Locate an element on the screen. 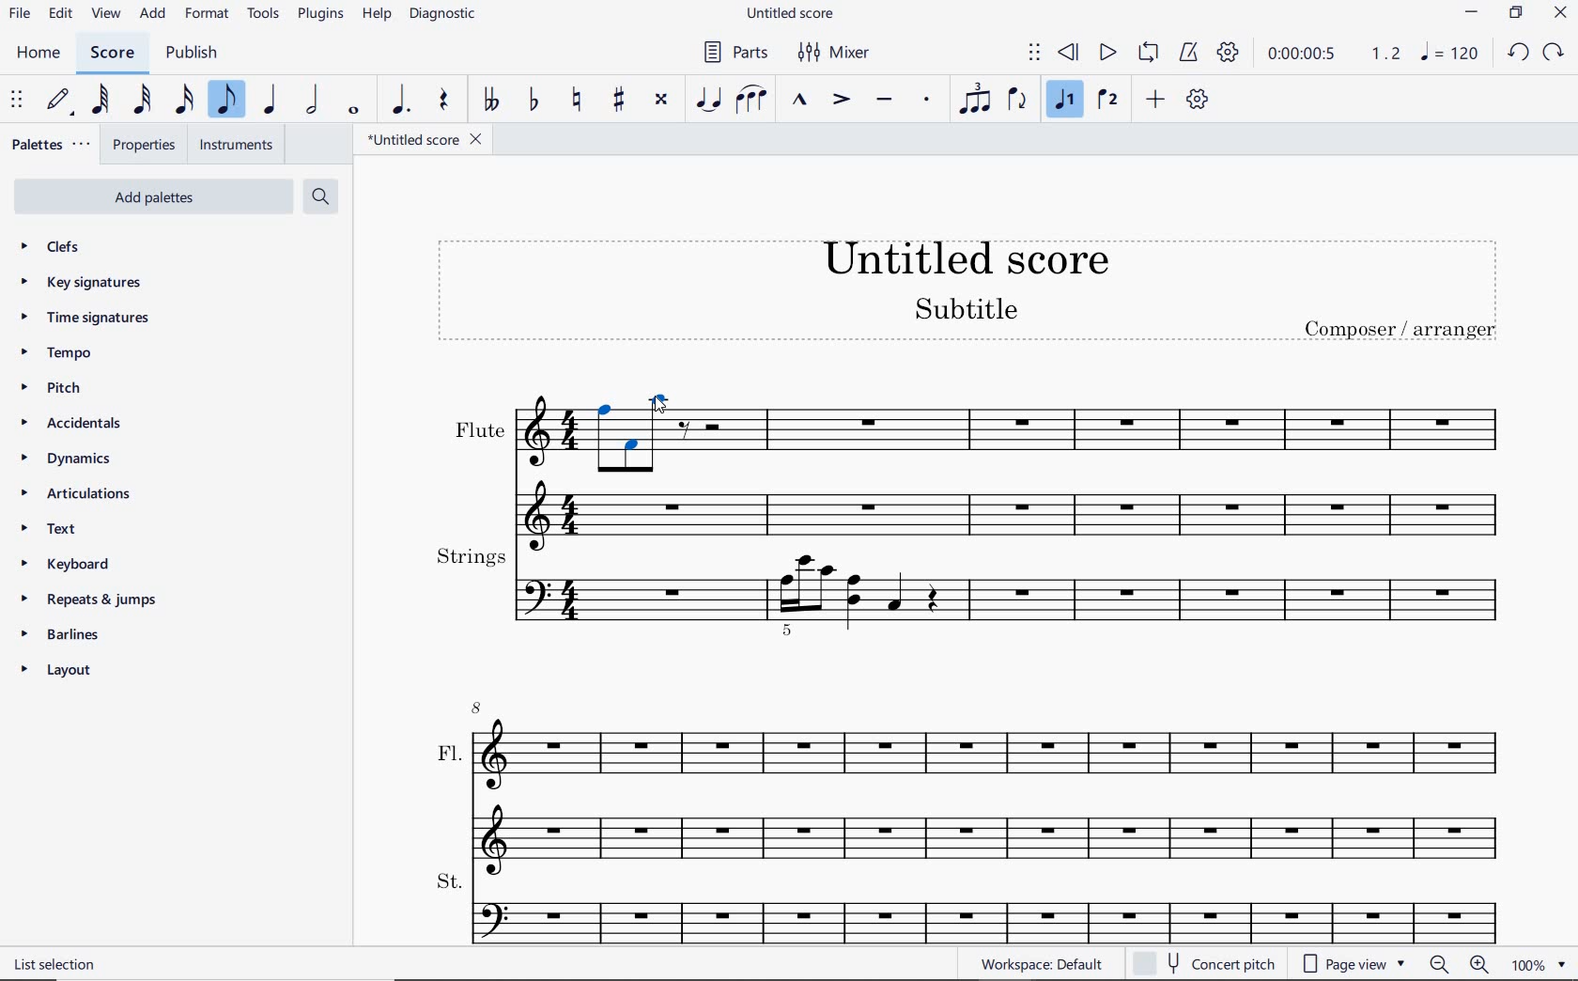 The width and height of the screenshot is (1578, 981). SELECT TO MOVE is located at coordinates (17, 101).